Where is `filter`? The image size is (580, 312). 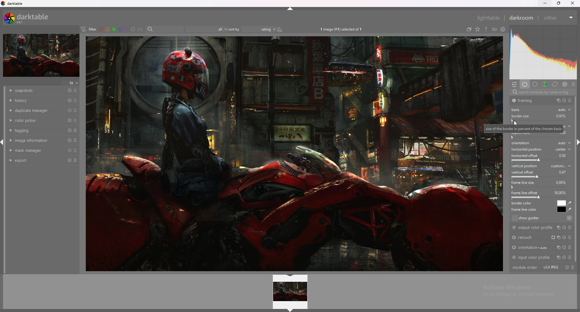 filter is located at coordinates (88, 29).